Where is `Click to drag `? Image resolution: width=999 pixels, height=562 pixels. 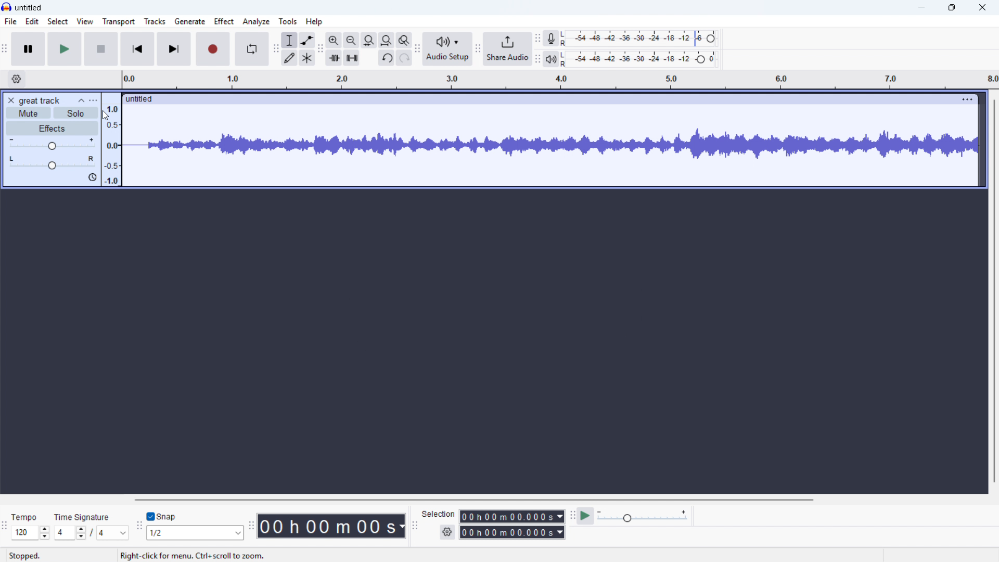 Click to drag  is located at coordinates (539, 99).